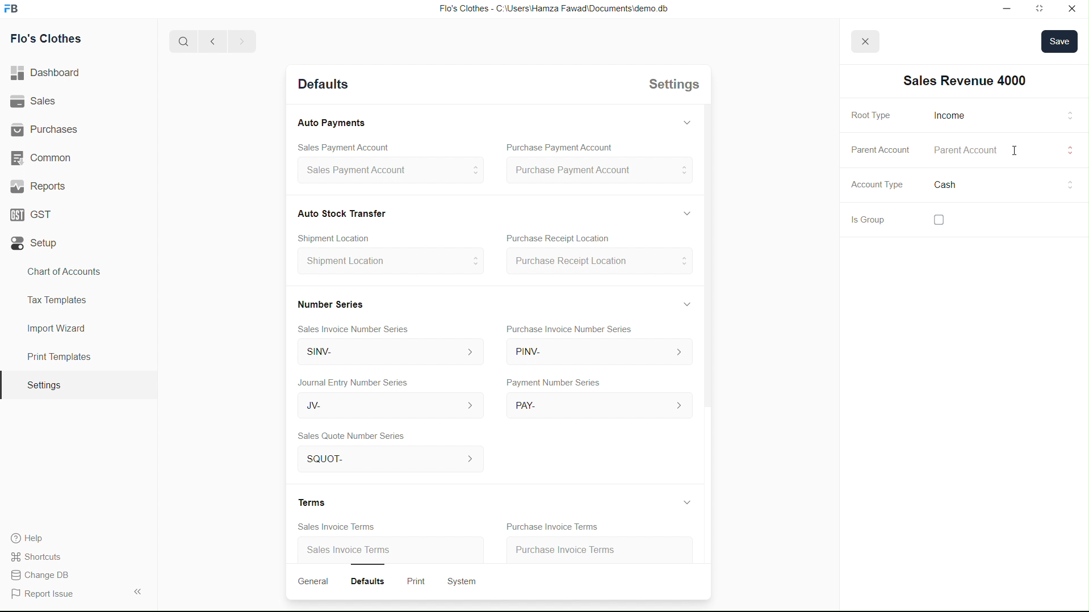 This screenshot has height=612, width=1089. Describe the element at coordinates (241, 41) in the screenshot. I see `Forward` at that location.